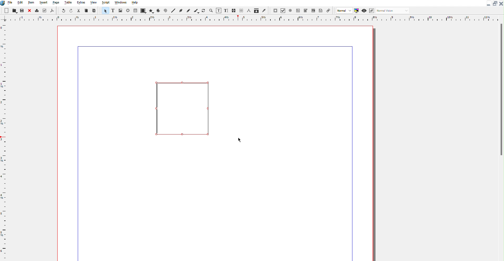 The height and width of the screenshot is (261, 504). Describe the element at coordinates (252, 19) in the screenshot. I see `Ruler` at that location.